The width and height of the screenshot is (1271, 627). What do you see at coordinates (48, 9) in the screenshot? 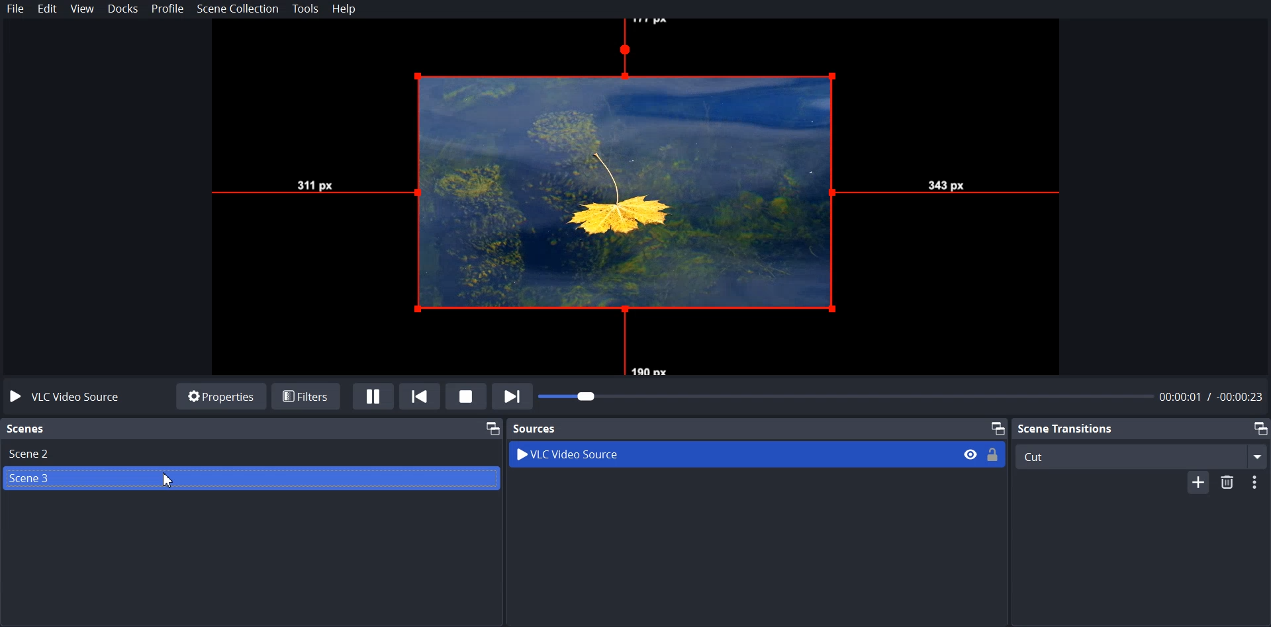
I see `Edit` at bounding box center [48, 9].